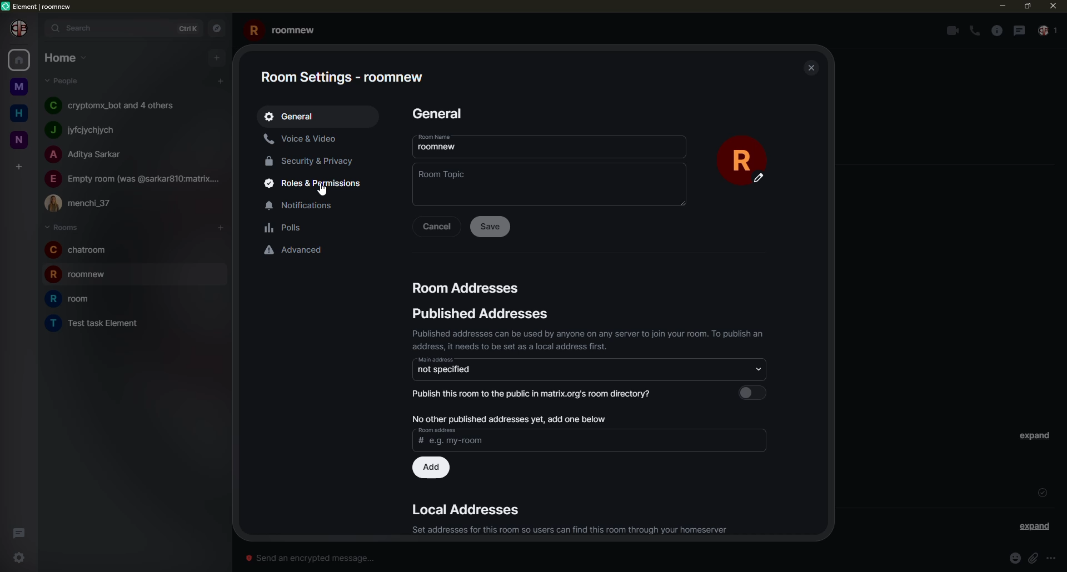 The image size is (1067, 572). What do you see at coordinates (810, 68) in the screenshot?
I see `close` at bounding box center [810, 68].